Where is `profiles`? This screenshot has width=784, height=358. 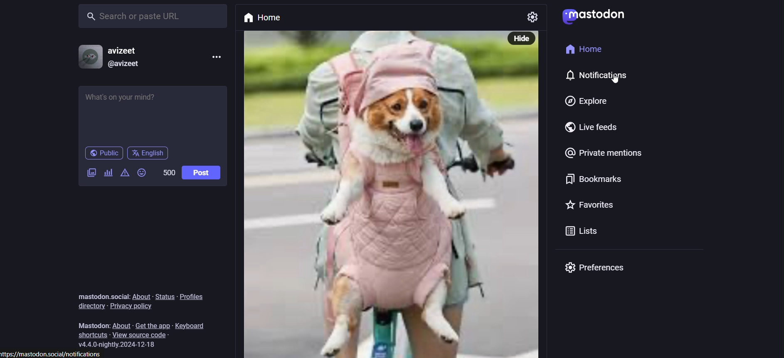
profiles is located at coordinates (193, 296).